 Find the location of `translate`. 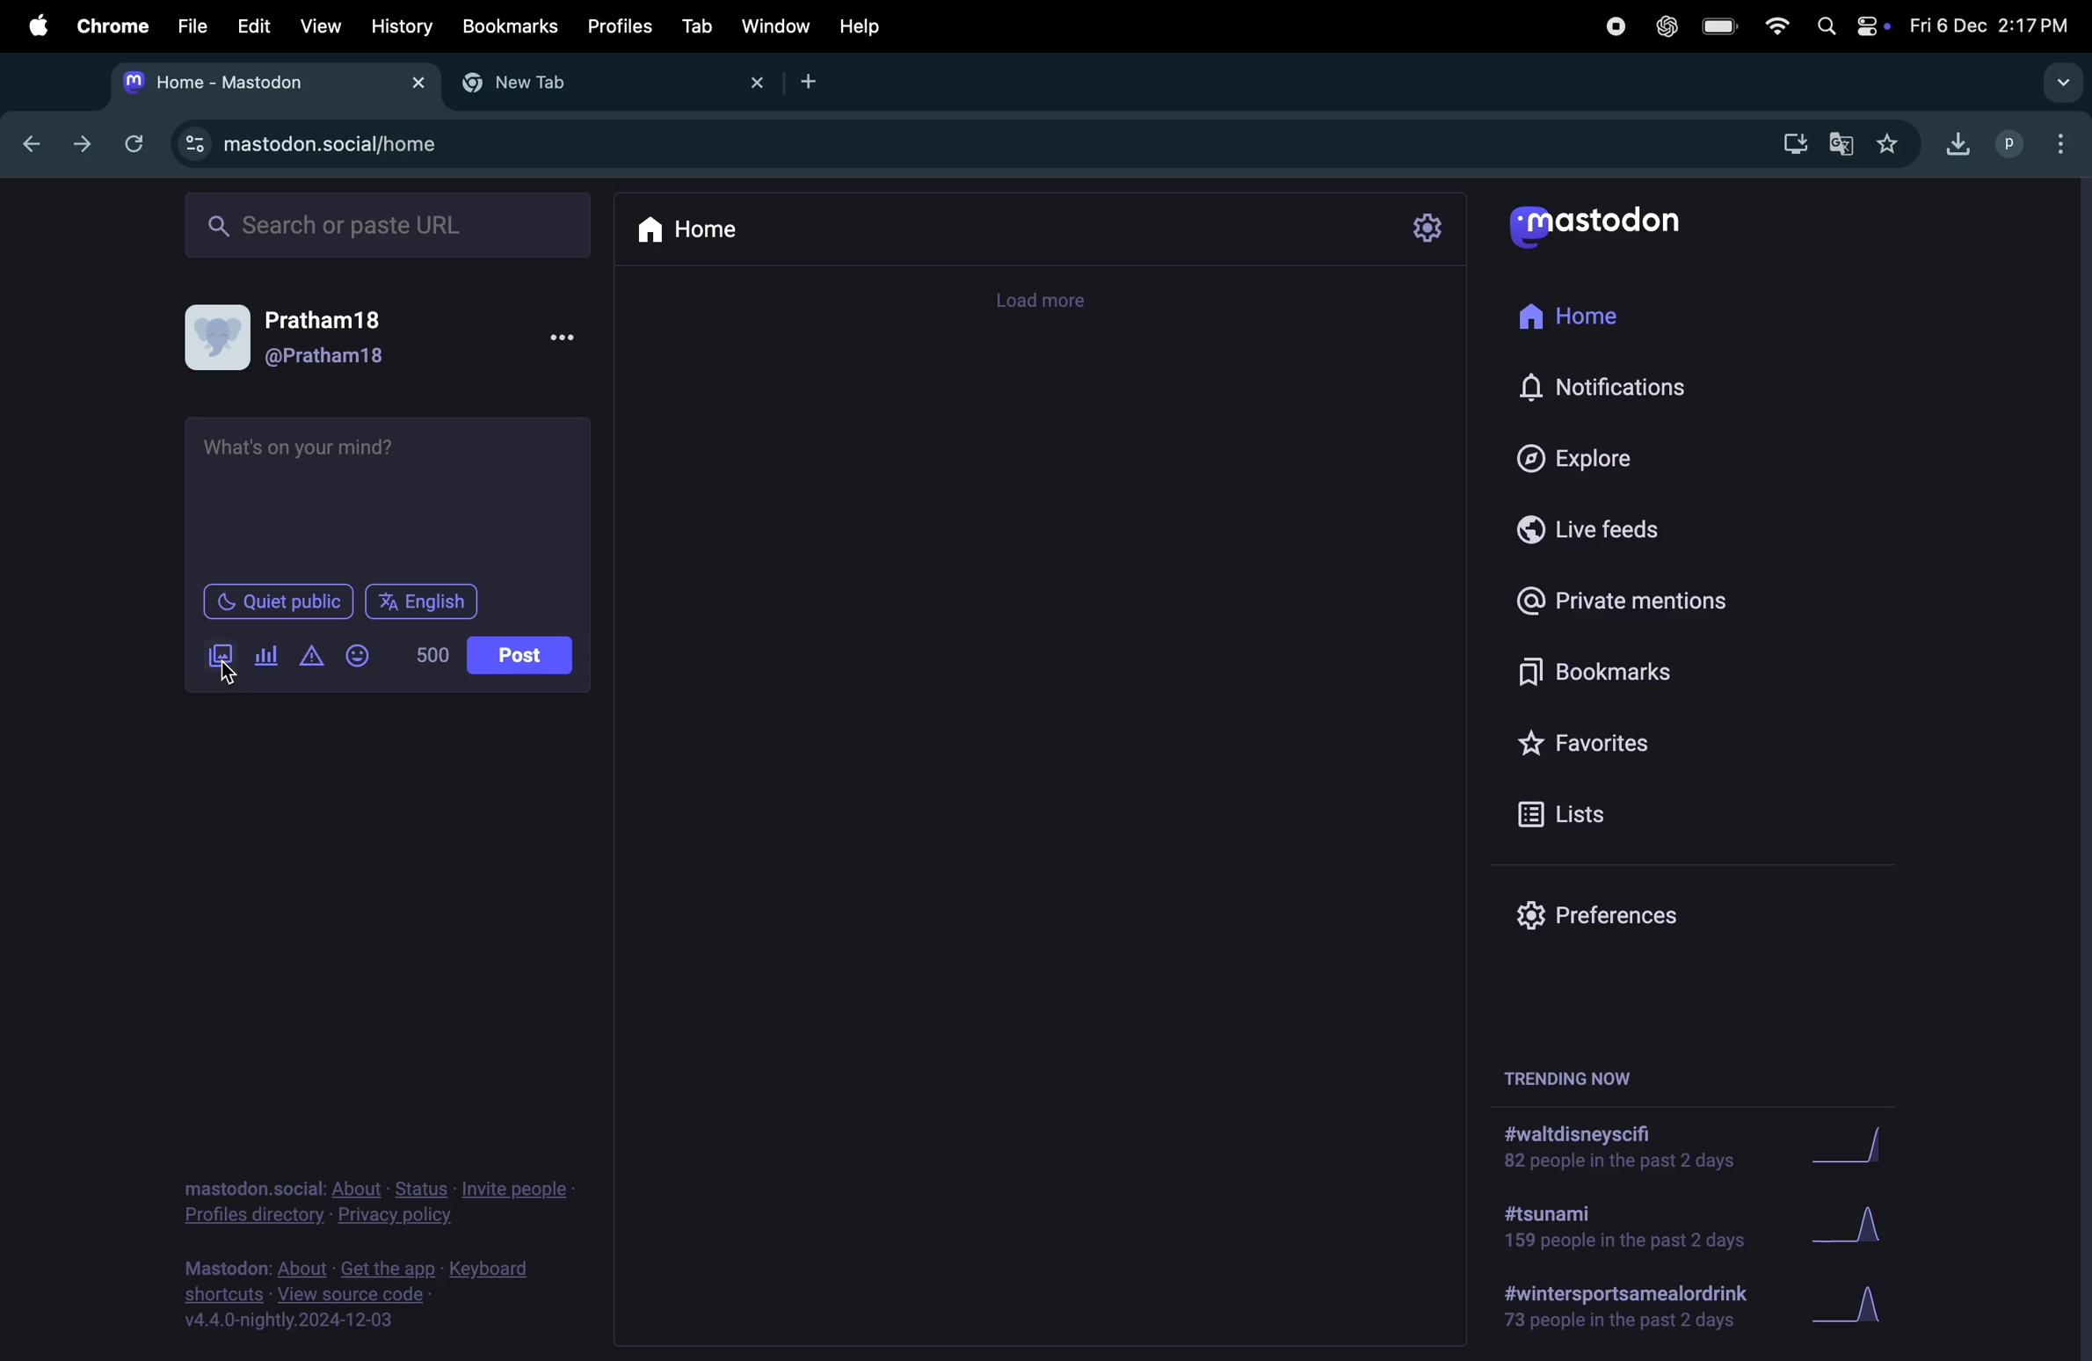

translate is located at coordinates (1846, 146).